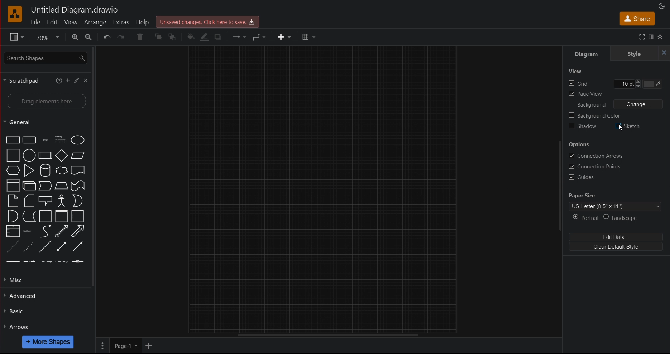 The image size is (670, 354). Describe the element at coordinates (62, 263) in the screenshot. I see `connector with 3 label` at that location.